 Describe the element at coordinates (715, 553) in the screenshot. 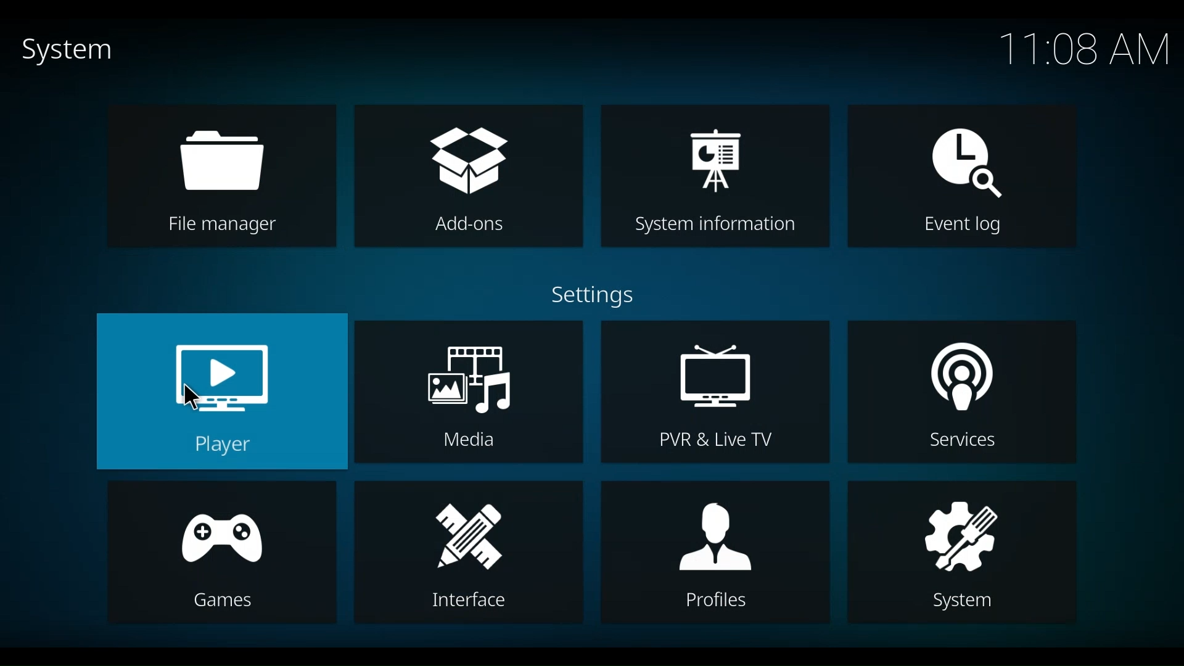

I see `Profiles` at that location.